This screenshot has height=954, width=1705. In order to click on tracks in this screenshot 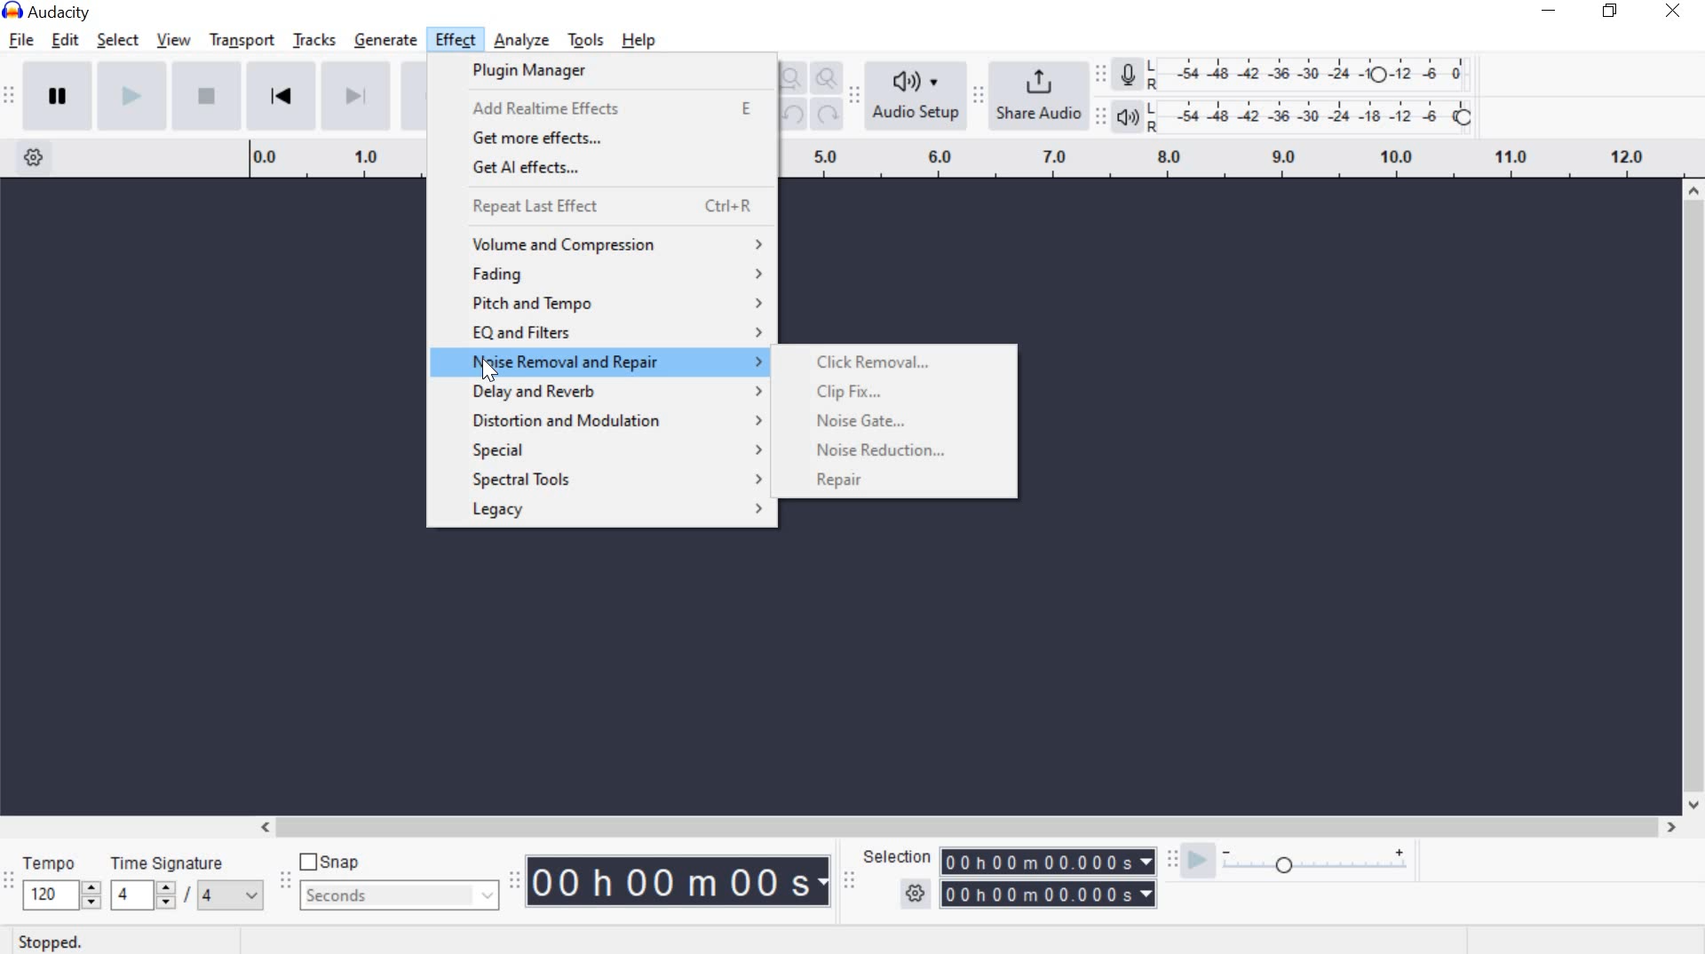, I will do `click(311, 43)`.